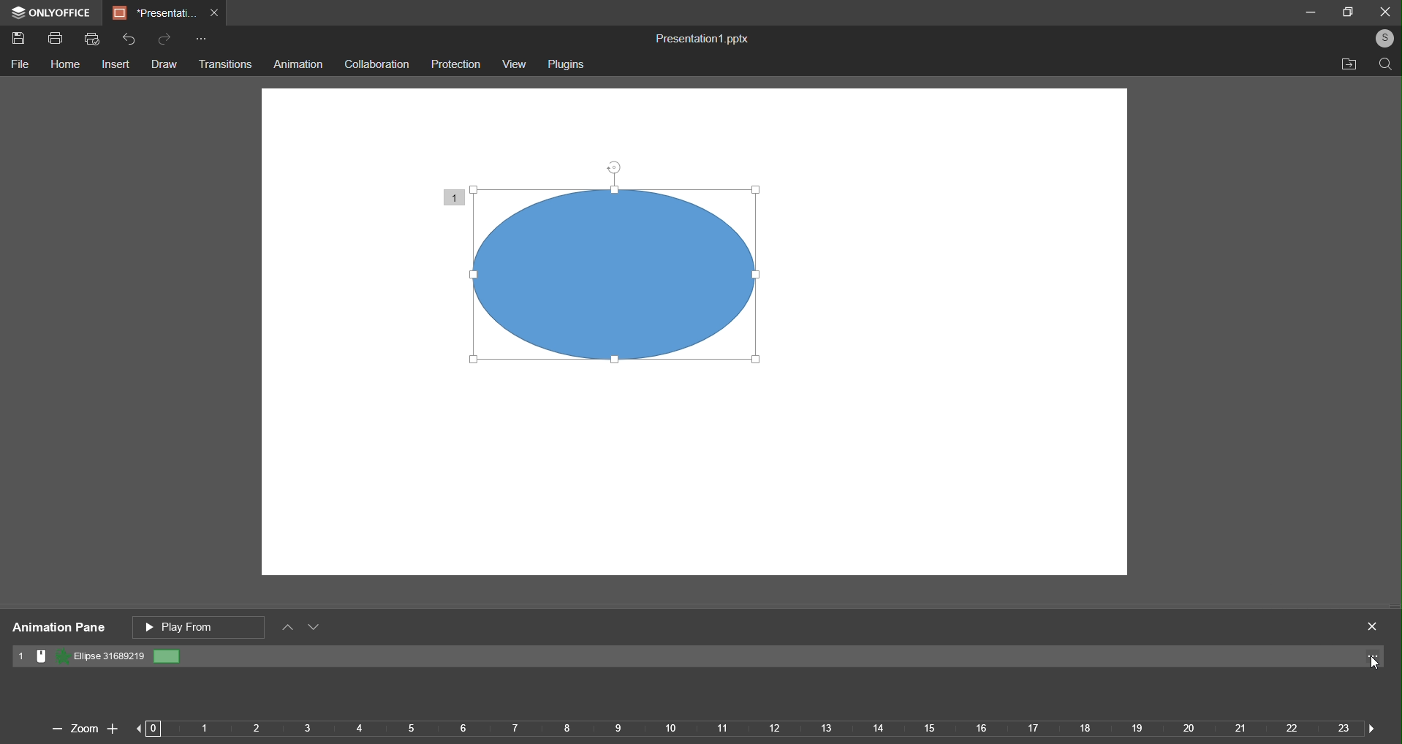 Image resolution: width=1402 pixels, height=744 pixels. I want to click on draw, so click(164, 64).